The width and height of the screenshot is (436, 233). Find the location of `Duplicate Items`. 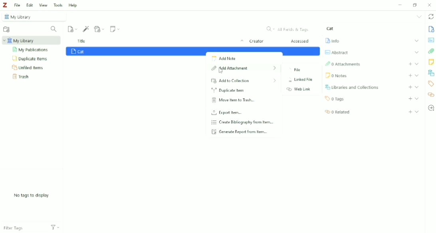

Duplicate Items is located at coordinates (30, 58).